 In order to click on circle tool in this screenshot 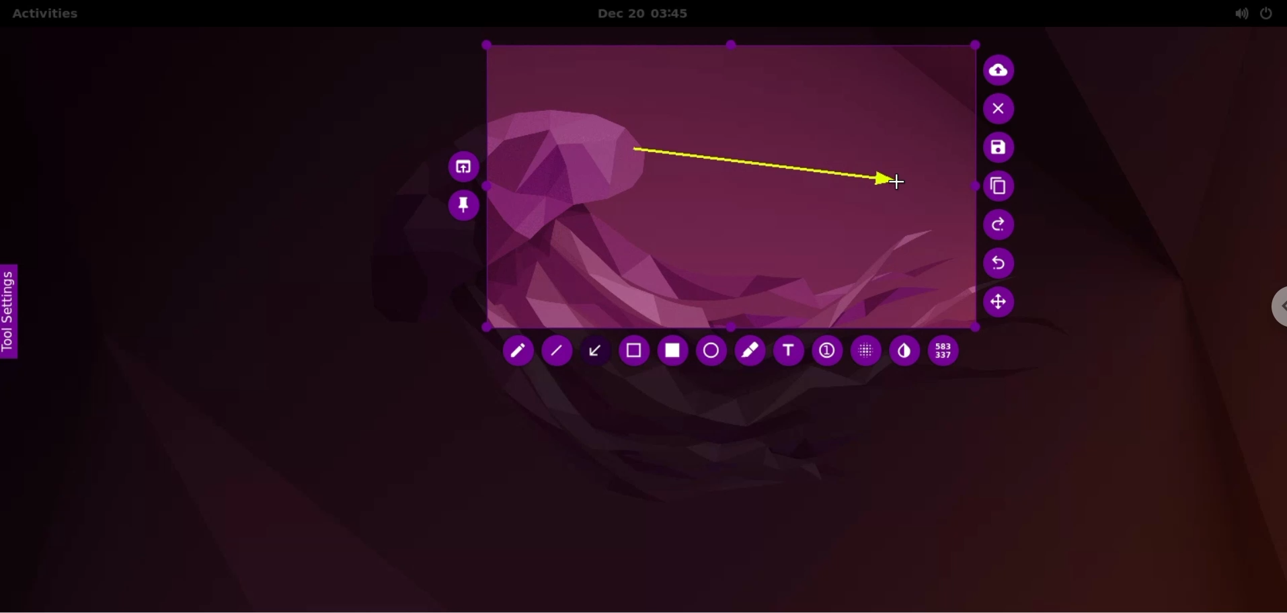, I will do `click(709, 351)`.